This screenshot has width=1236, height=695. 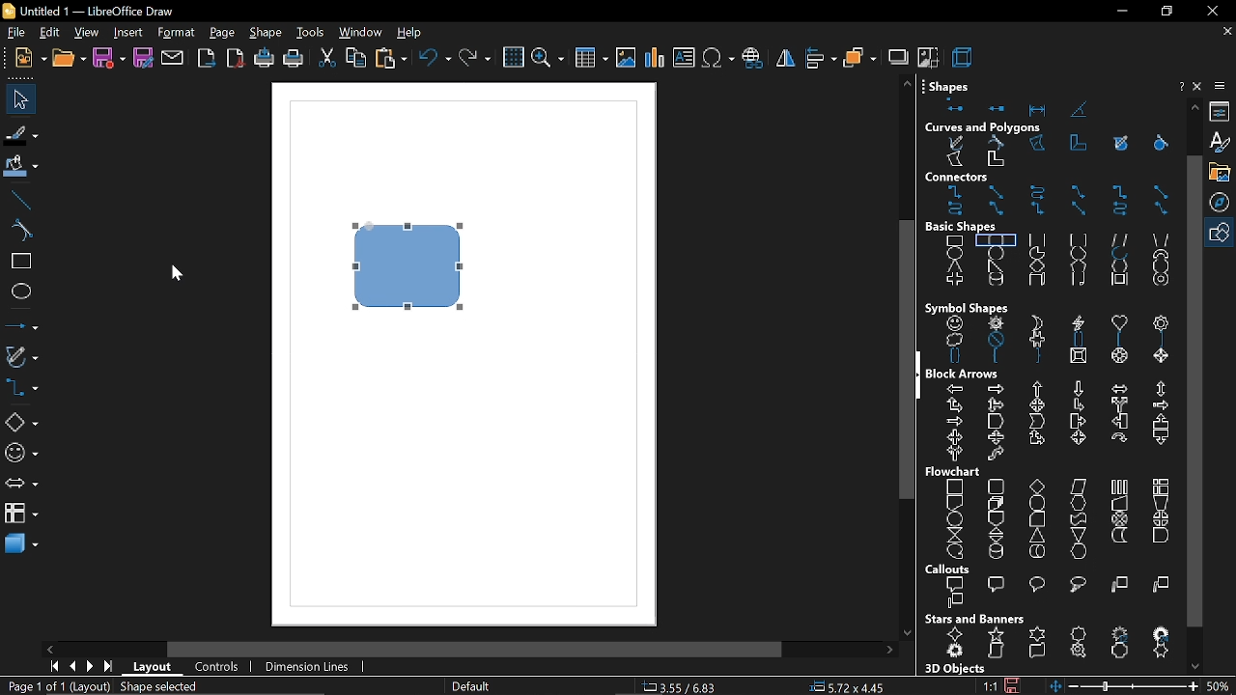 I want to click on save, so click(x=108, y=59).